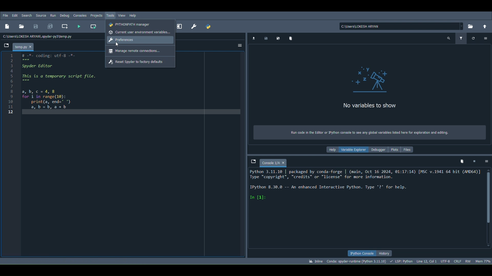 The height and width of the screenshot is (276, 492). Describe the element at coordinates (489, 208) in the screenshot. I see `Scrollbar` at that location.